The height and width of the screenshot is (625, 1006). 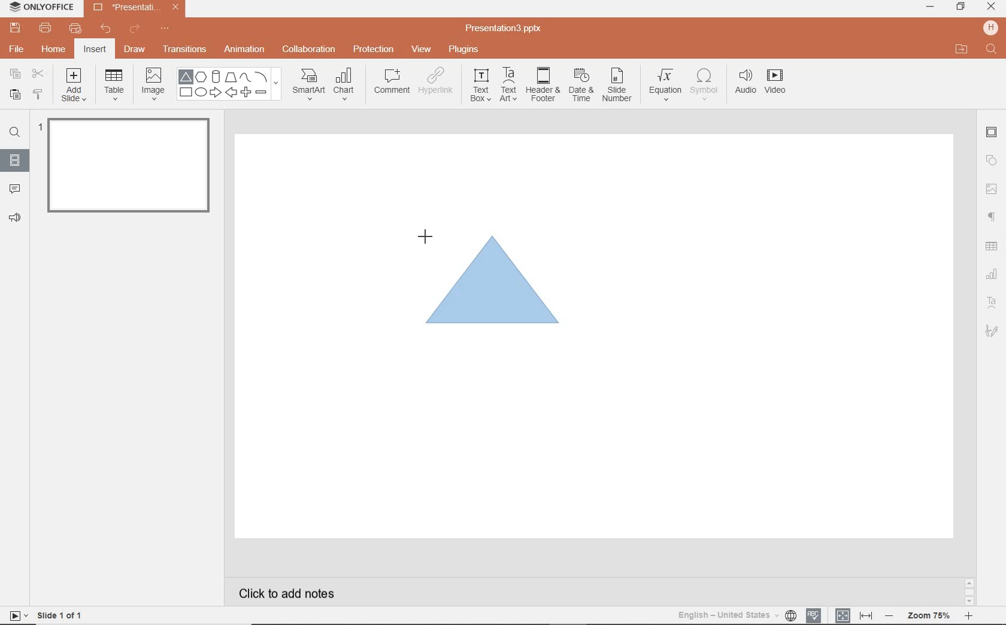 I want to click on SIGNATURE, so click(x=993, y=330).